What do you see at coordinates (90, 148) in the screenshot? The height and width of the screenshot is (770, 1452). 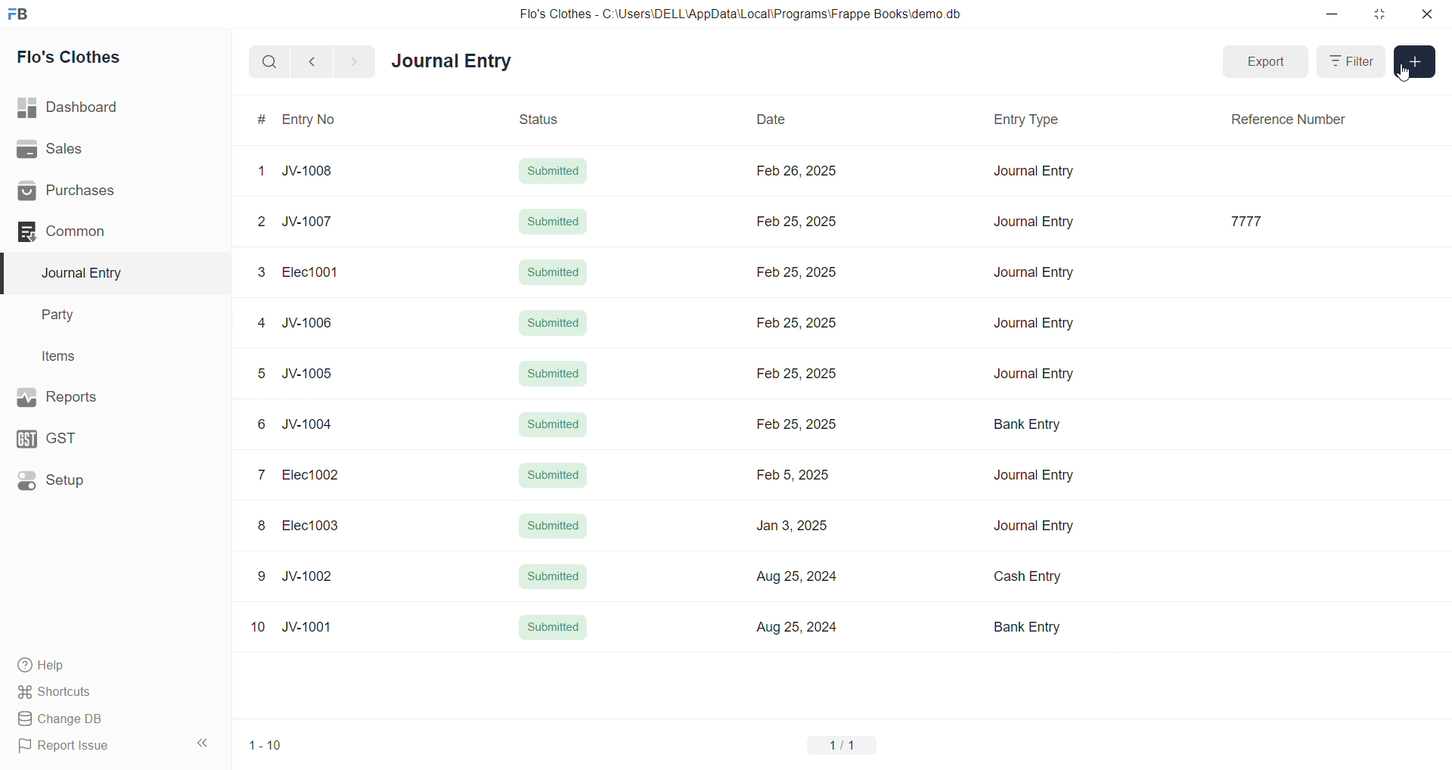 I see `Sales` at bounding box center [90, 148].